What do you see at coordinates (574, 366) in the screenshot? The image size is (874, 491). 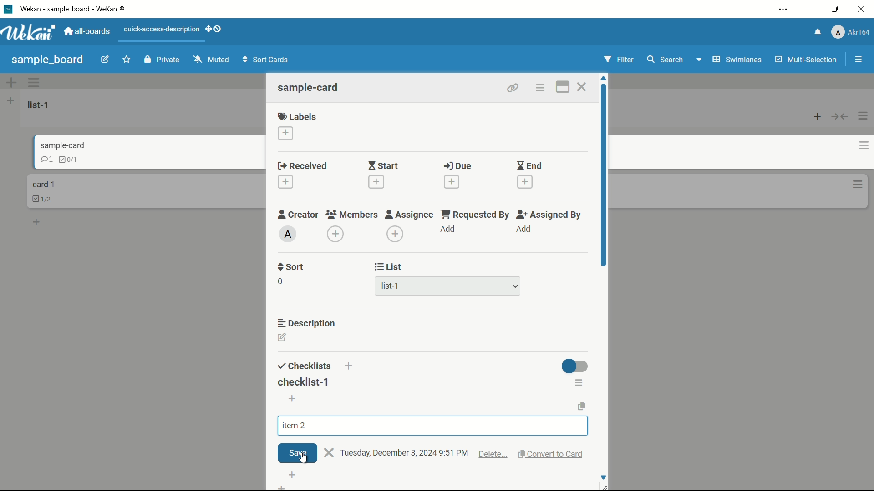 I see `toggle button` at bounding box center [574, 366].